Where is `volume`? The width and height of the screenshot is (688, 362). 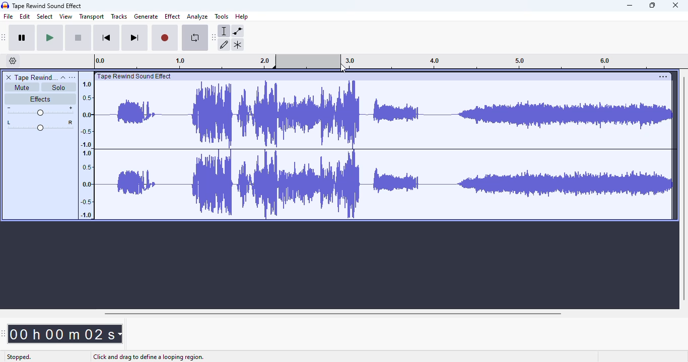 volume is located at coordinates (40, 112).